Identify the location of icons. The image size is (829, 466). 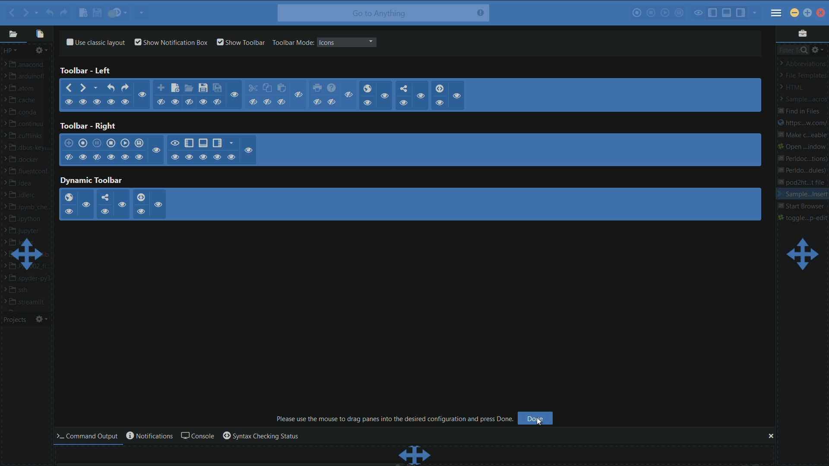
(327, 42).